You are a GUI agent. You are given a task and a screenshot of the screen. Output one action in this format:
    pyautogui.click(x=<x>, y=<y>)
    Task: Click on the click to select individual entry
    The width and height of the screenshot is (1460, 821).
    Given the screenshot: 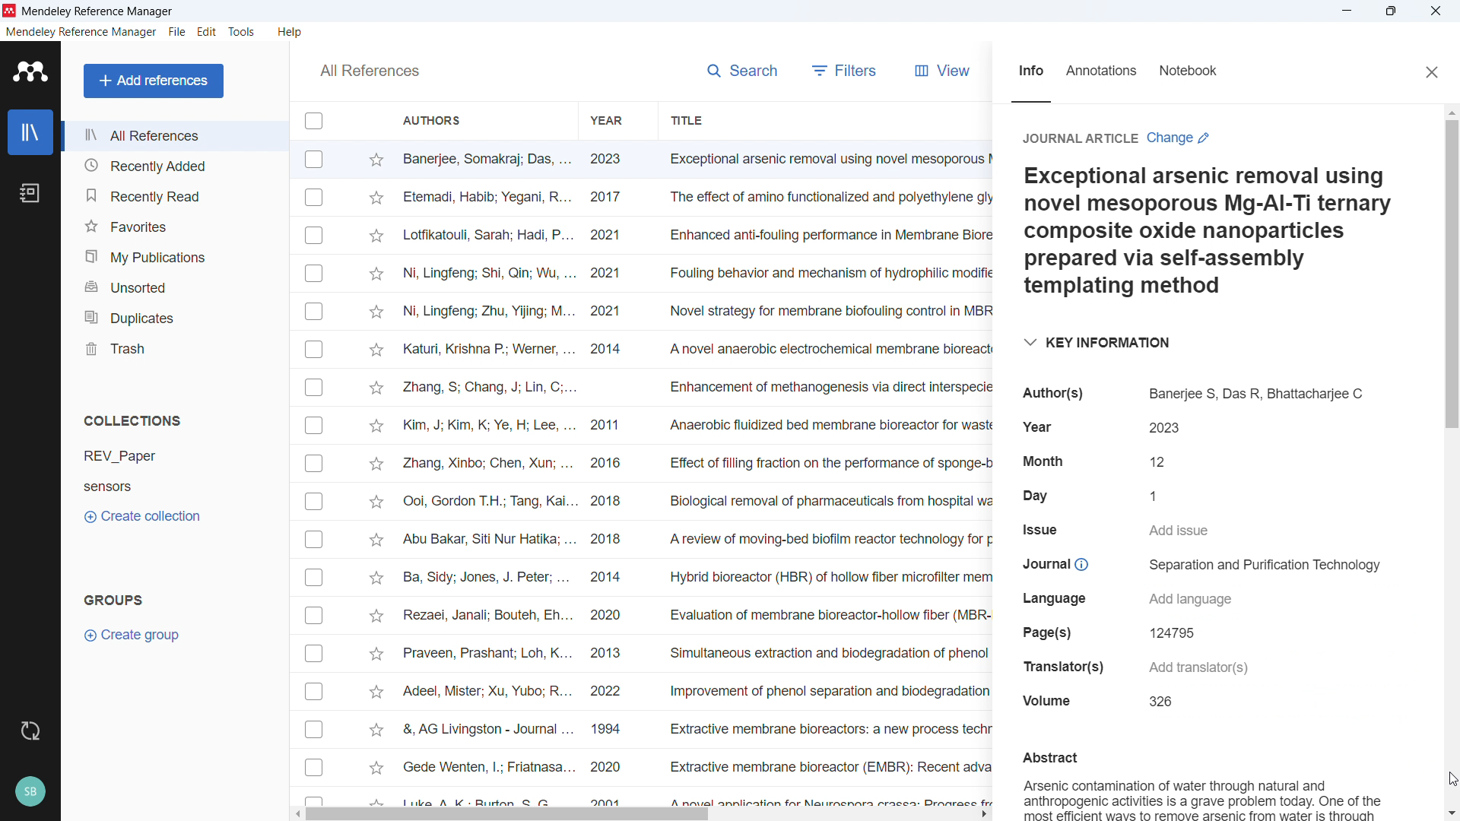 What is the action you would take?
    pyautogui.click(x=312, y=388)
    